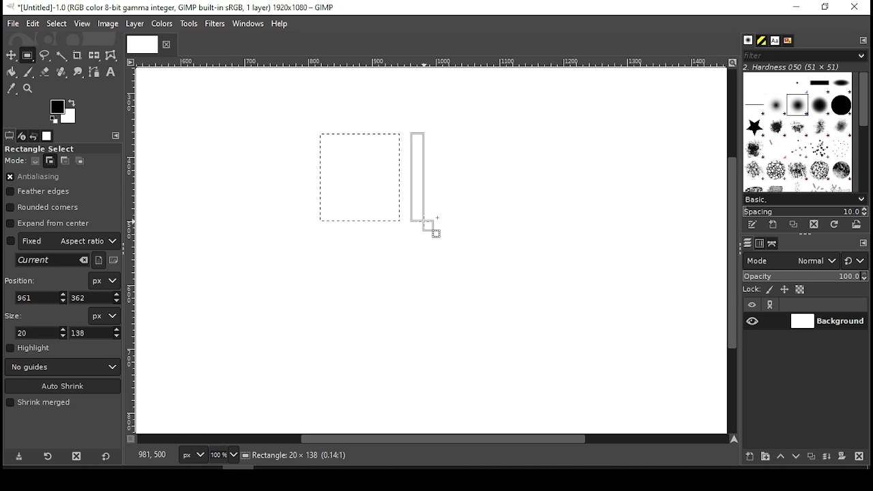  Describe the element at coordinates (770, 305) in the screenshot. I see `link` at that location.